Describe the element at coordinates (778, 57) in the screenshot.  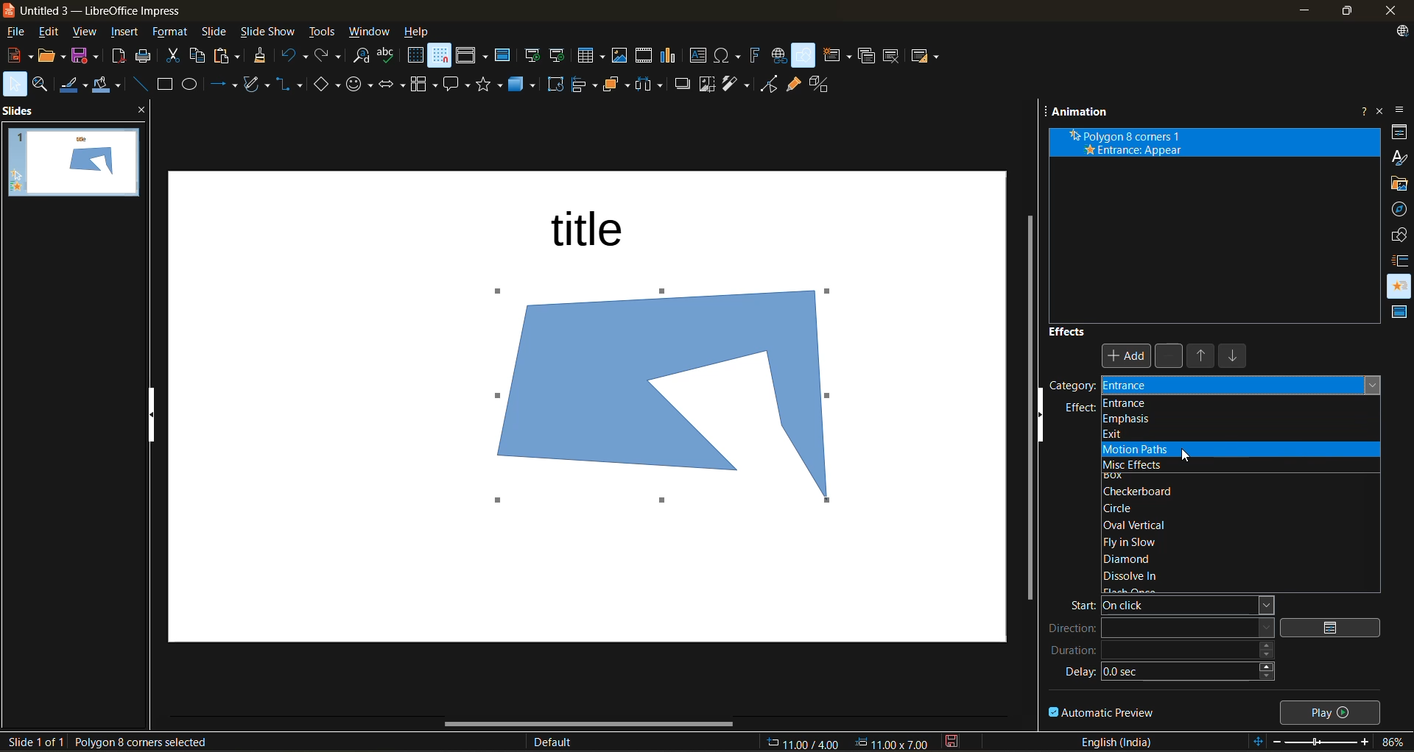
I see `insert hyperlink` at that location.